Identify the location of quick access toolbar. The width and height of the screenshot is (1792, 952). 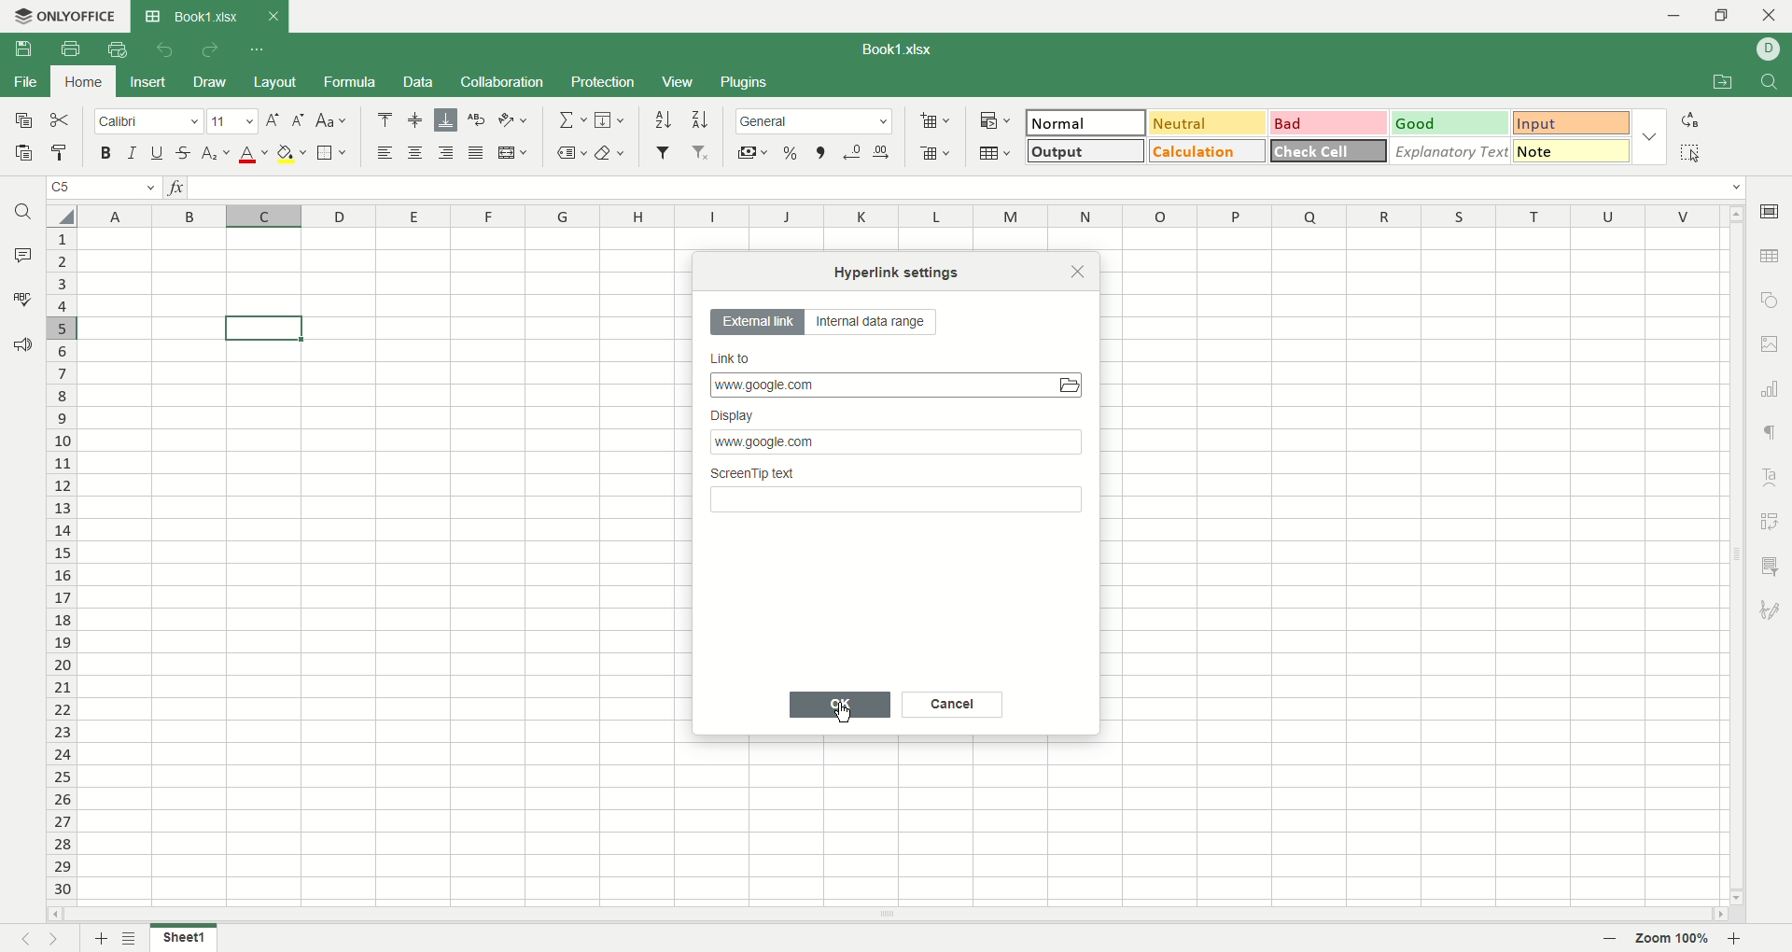
(259, 51).